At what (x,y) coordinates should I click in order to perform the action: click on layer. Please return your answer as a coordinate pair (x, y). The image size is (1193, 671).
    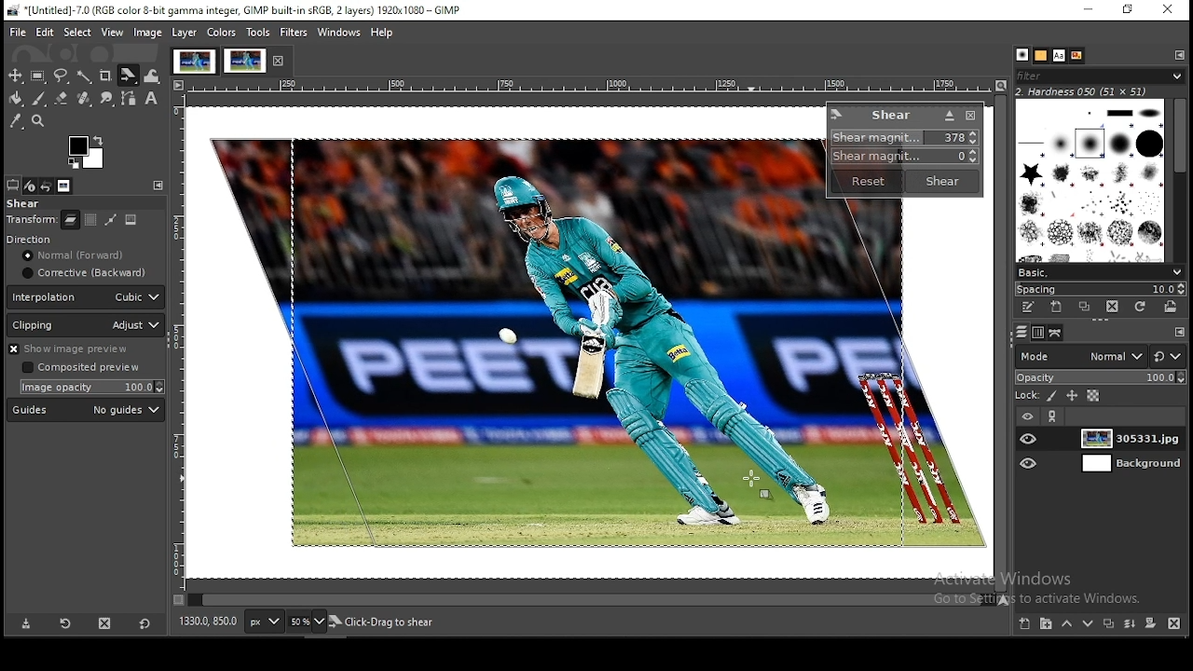
    Looking at the image, I should click on (184, 33).